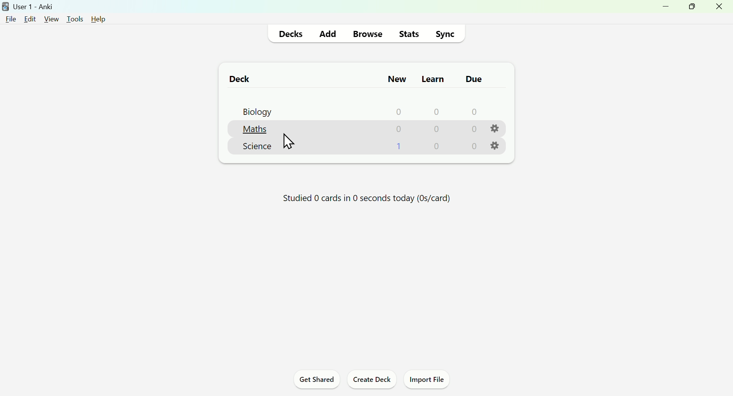  Describe the element at coordinates (75, 19) in the screenshot. I see `tools` at that location.